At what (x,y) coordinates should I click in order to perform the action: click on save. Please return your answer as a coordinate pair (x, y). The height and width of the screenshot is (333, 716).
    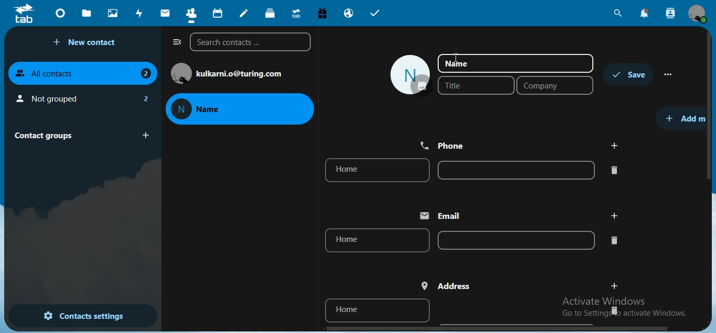
    Looking at the image, I should click on (630, 74).